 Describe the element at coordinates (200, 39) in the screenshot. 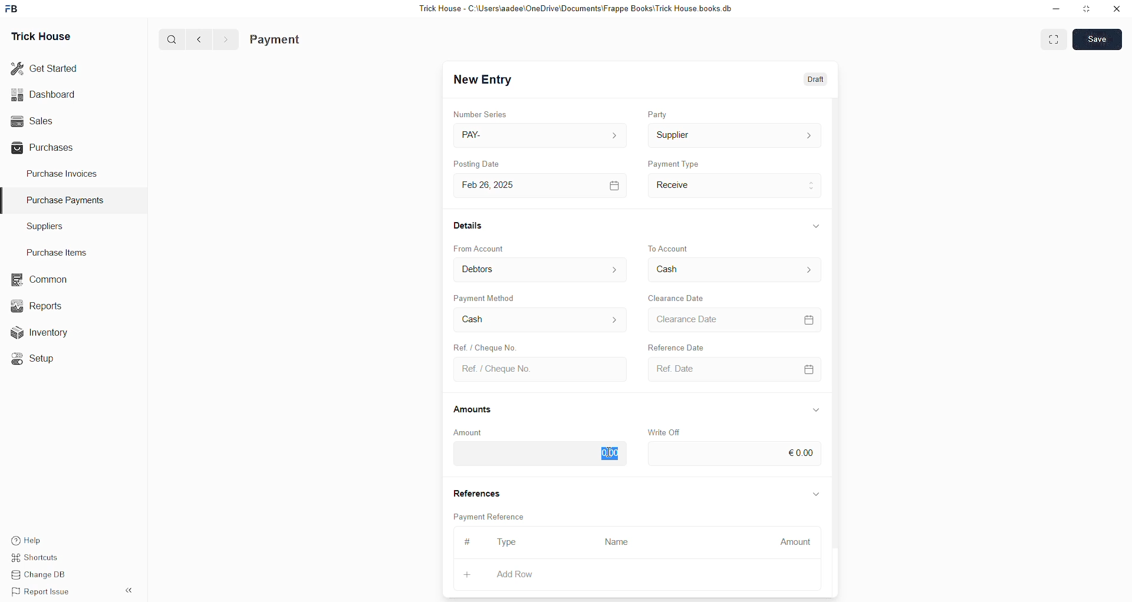

I see `back` at that location.